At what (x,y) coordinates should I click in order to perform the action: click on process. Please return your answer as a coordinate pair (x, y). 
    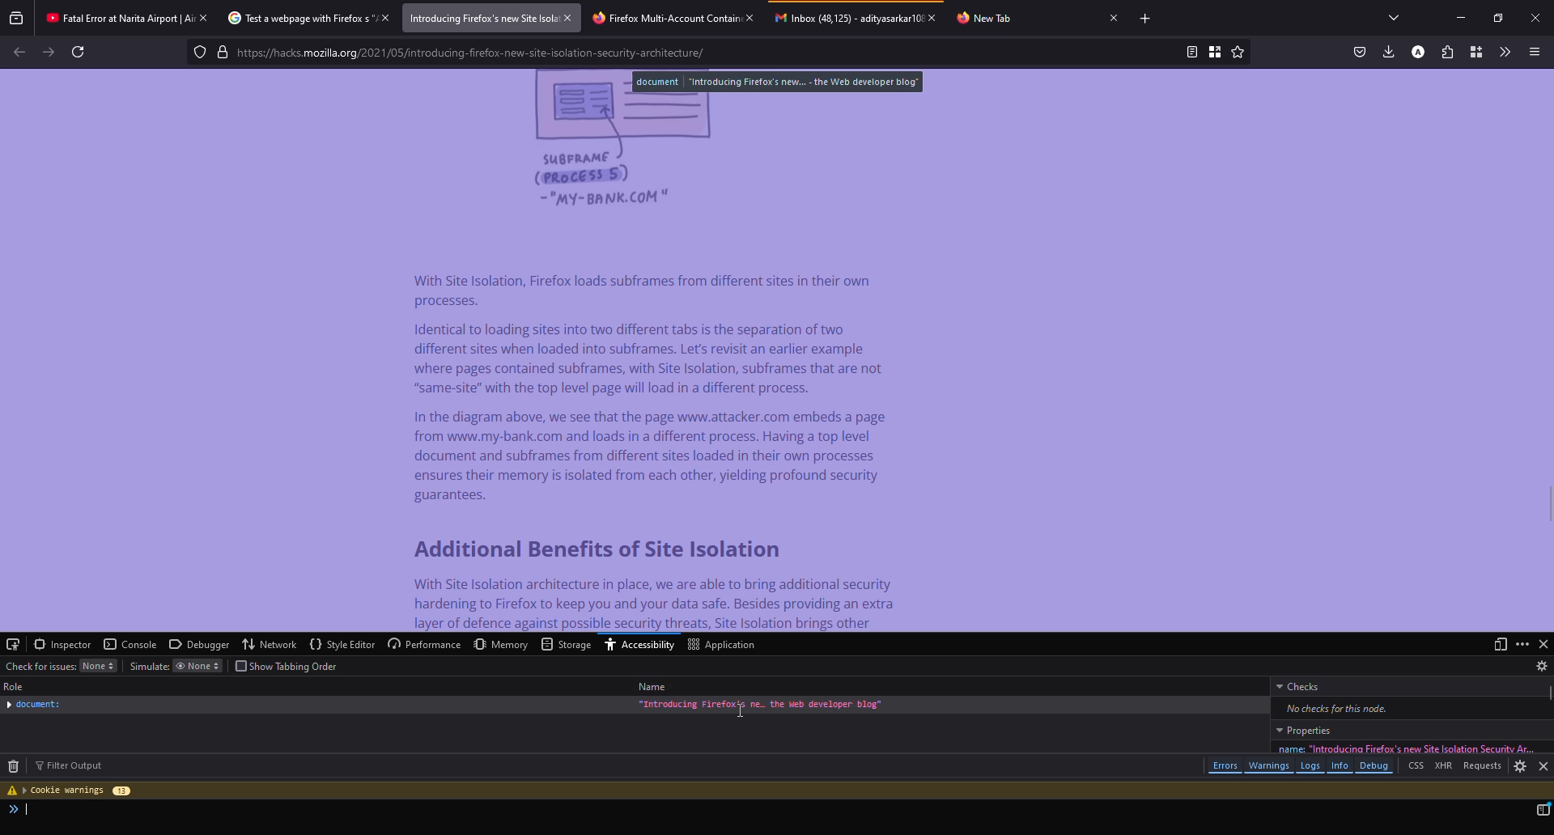
    Looking at the image, I should click on (1543, 809).